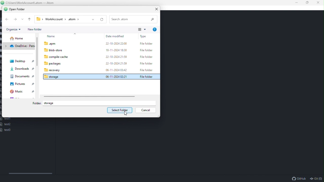 This screenshot has width=324, height=182. I want to click on Workaccount -> .atom (file path), so click(71, 19).